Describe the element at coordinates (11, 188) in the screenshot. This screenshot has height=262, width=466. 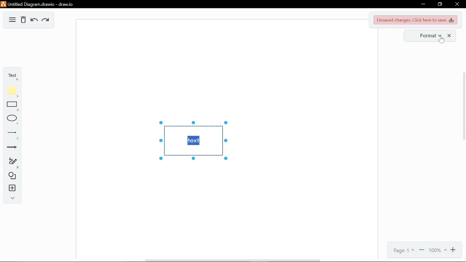
I see `insert` at that location.